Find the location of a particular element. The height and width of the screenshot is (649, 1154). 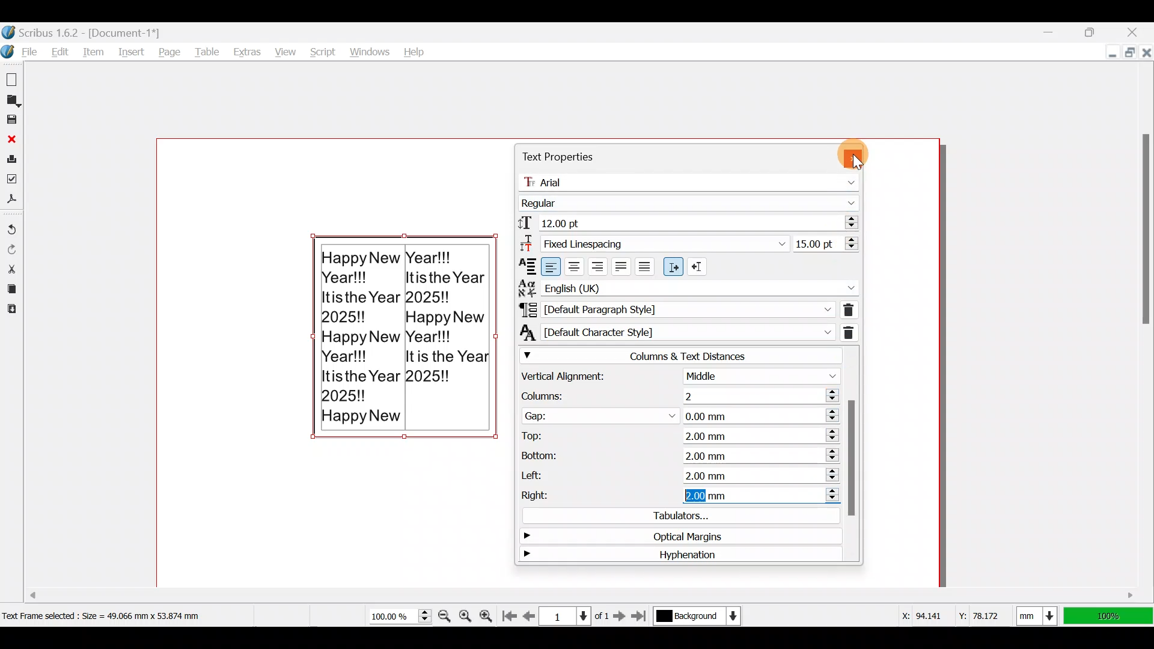

Scroll bar is located at coordinates (486, 593).